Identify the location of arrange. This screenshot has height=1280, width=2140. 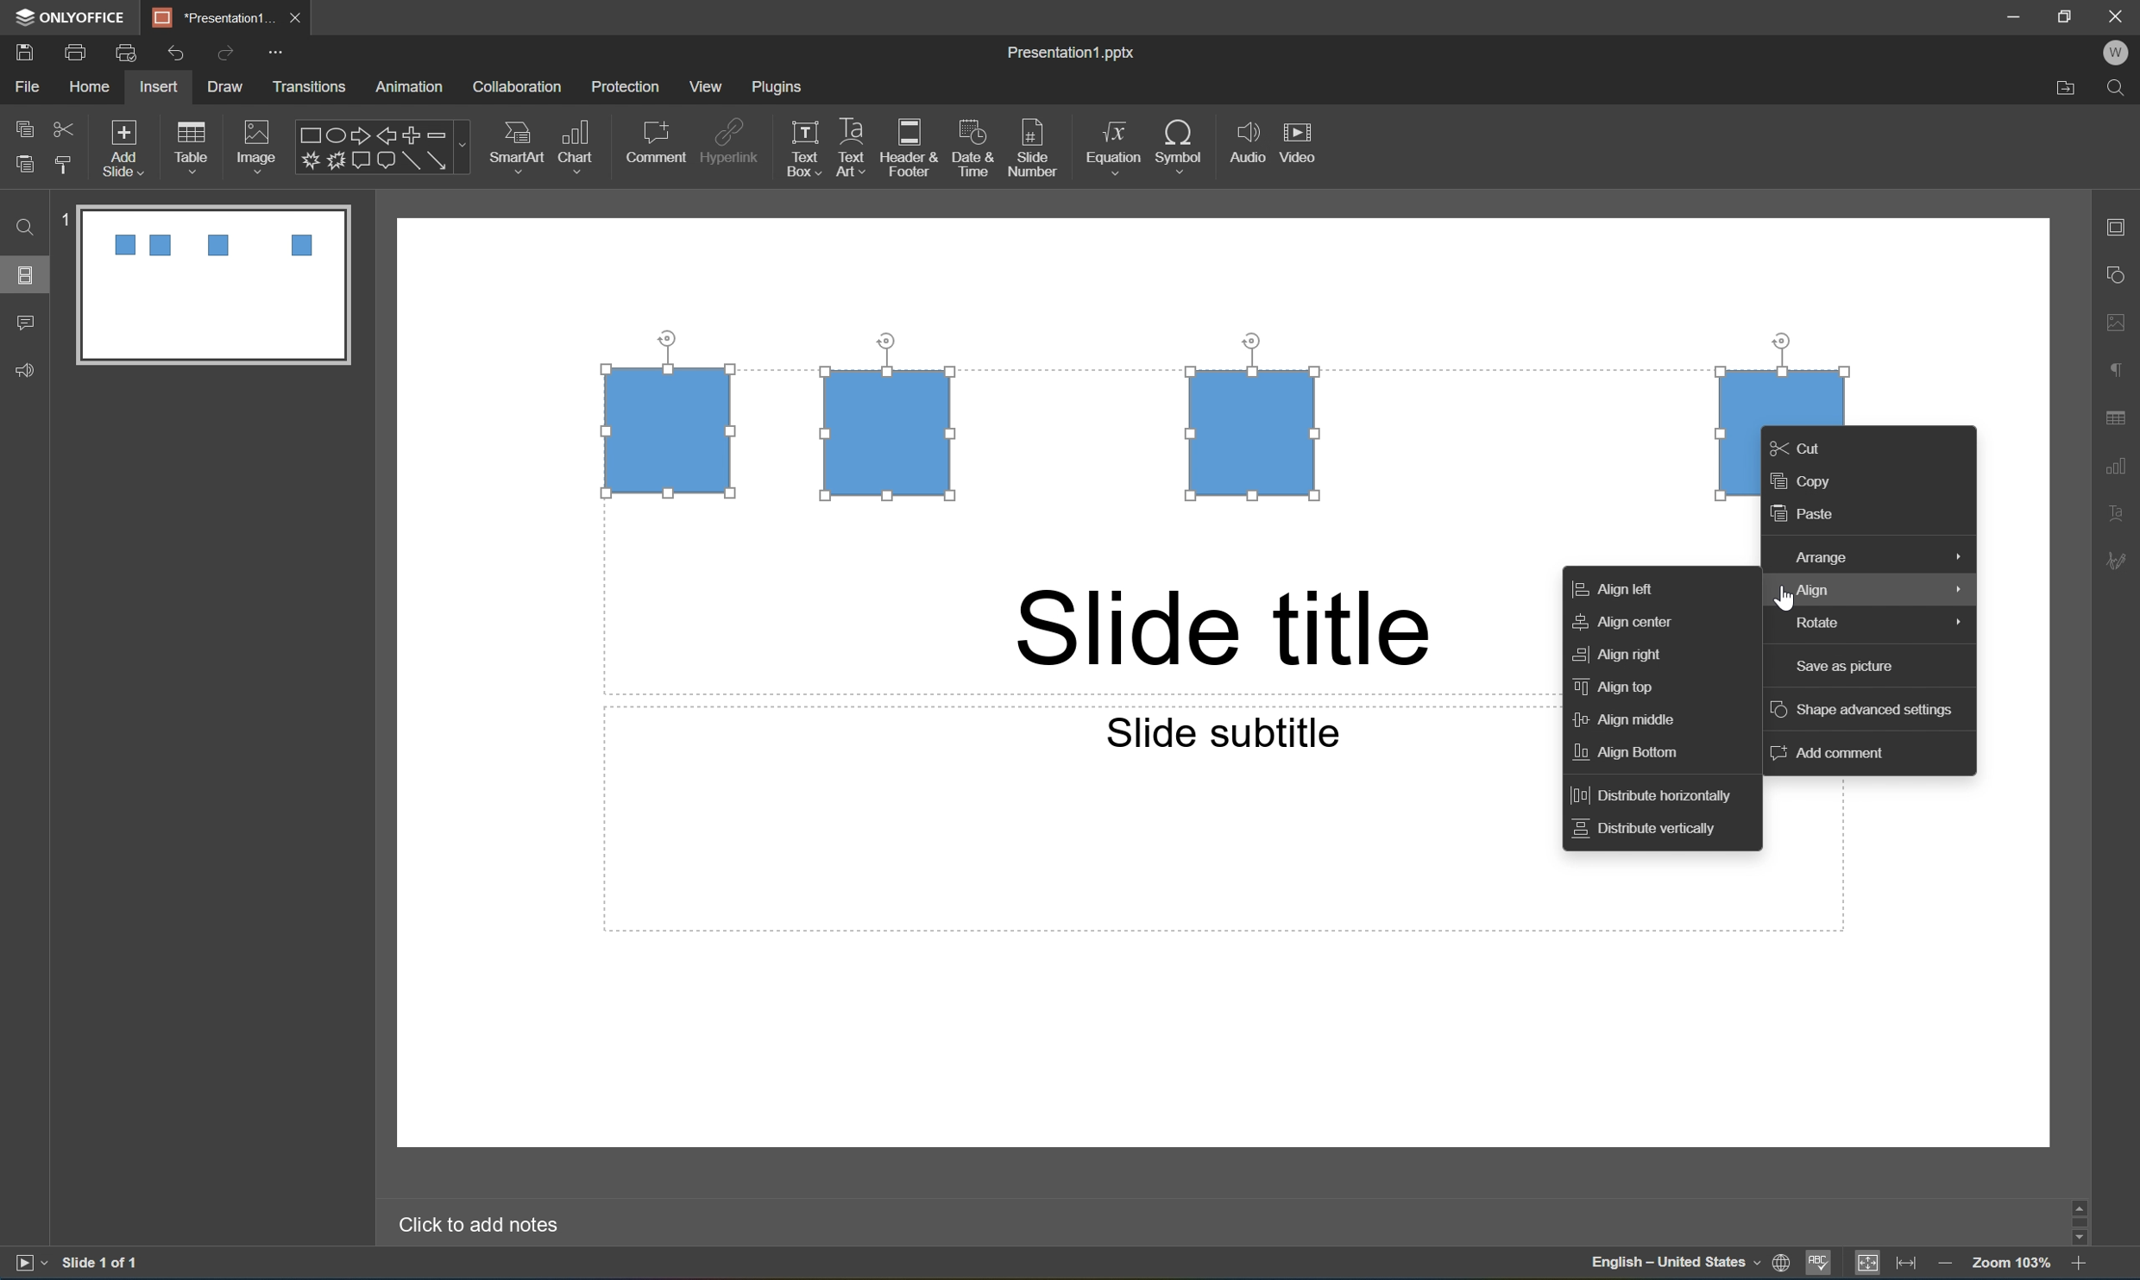
(1874, 554).